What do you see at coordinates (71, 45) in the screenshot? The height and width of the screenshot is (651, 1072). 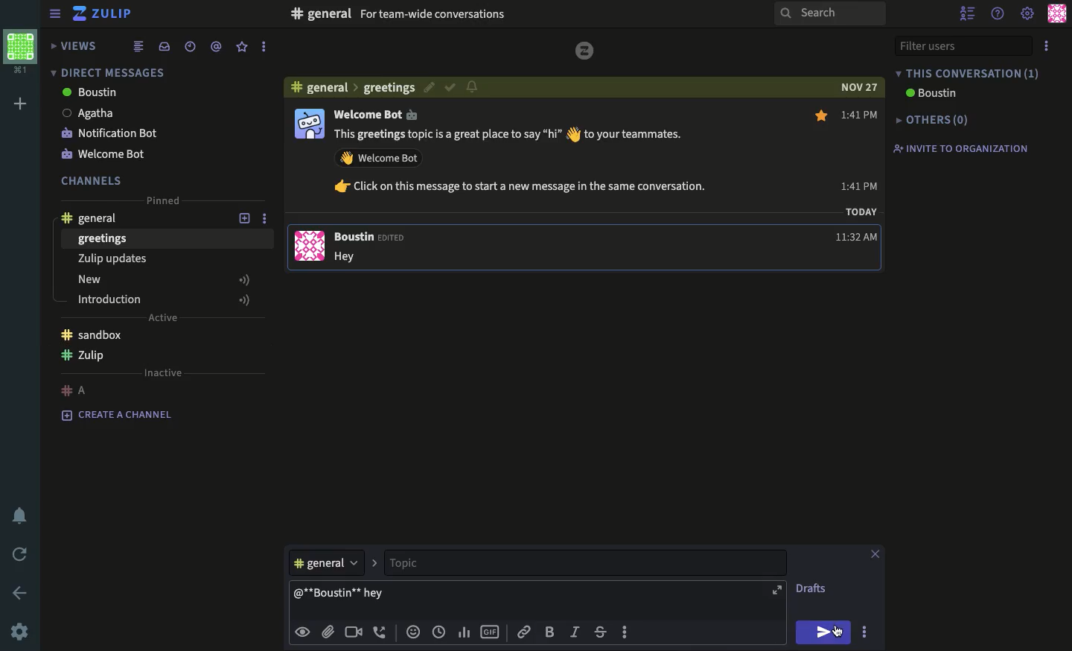 I see `views` at bounding box center [71, 45].